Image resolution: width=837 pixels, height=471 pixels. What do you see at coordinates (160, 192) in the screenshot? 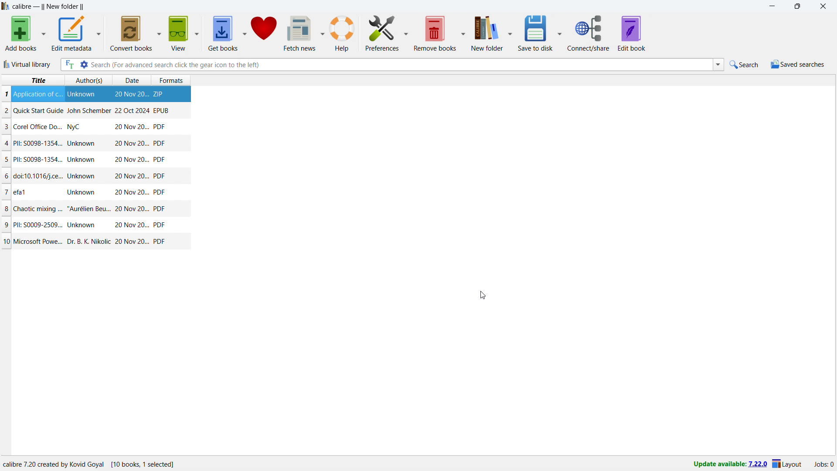
I see `PDF` at bounding box center [160, 192].